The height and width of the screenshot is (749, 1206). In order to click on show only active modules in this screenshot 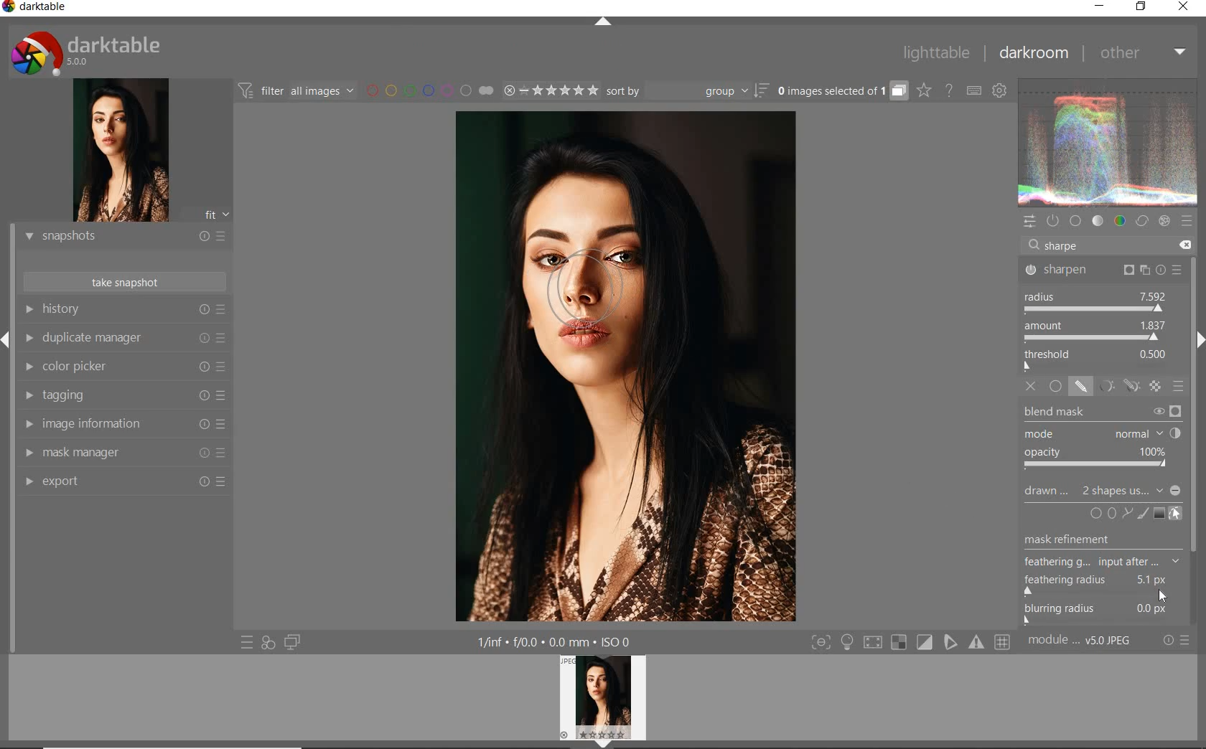, I will do `click(1053, 222)`.